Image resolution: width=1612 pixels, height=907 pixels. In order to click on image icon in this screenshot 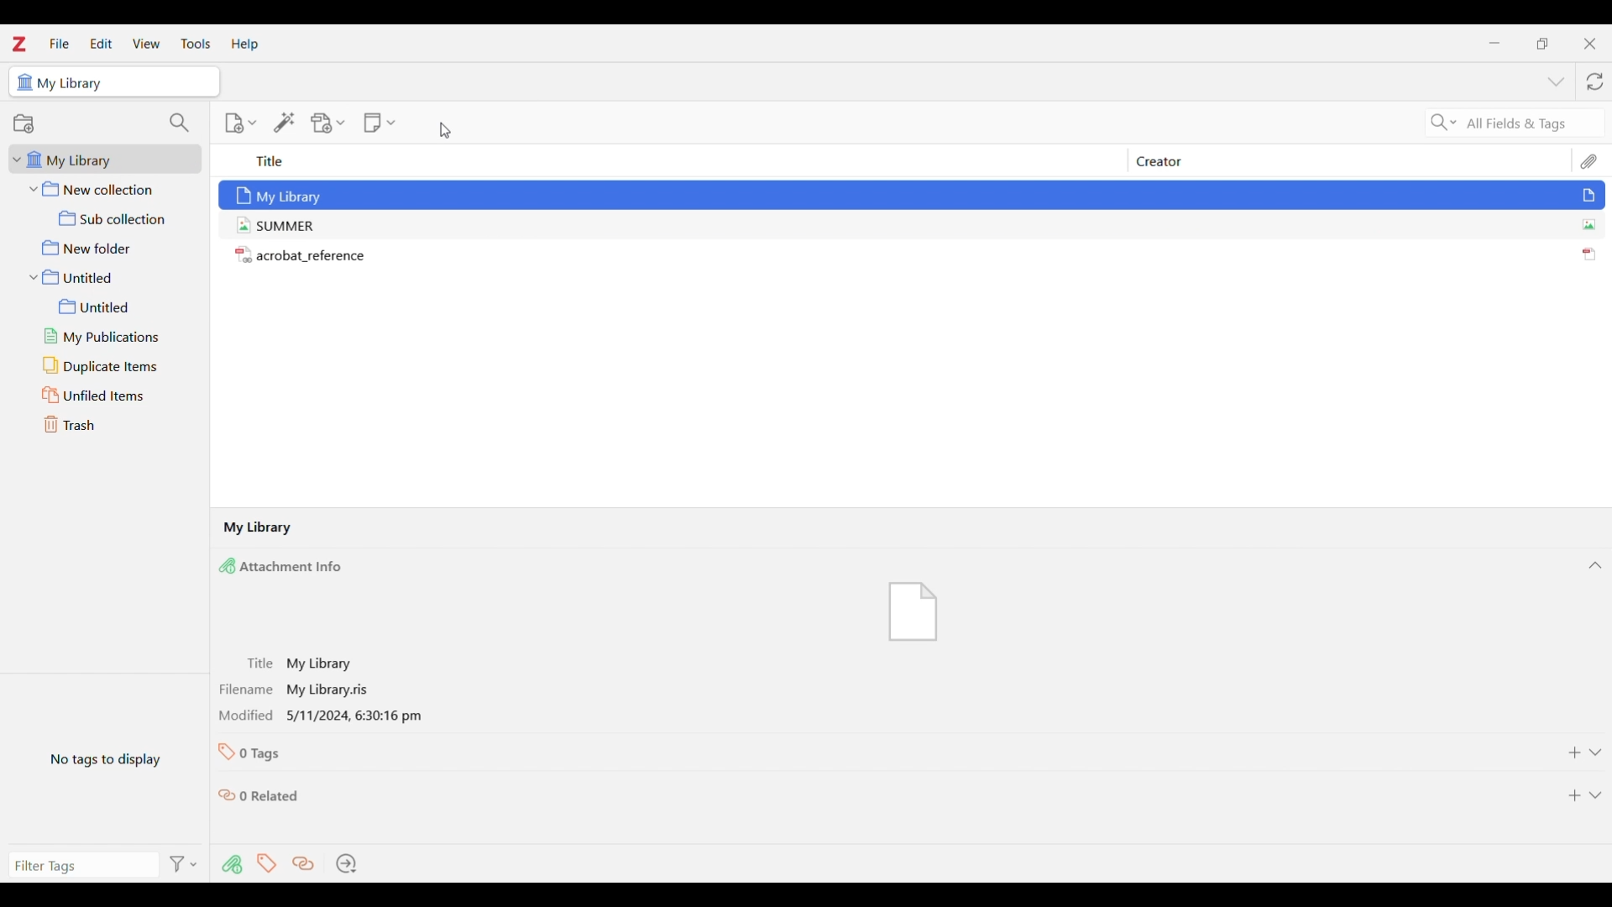, I will do `click(1592, 223)`.